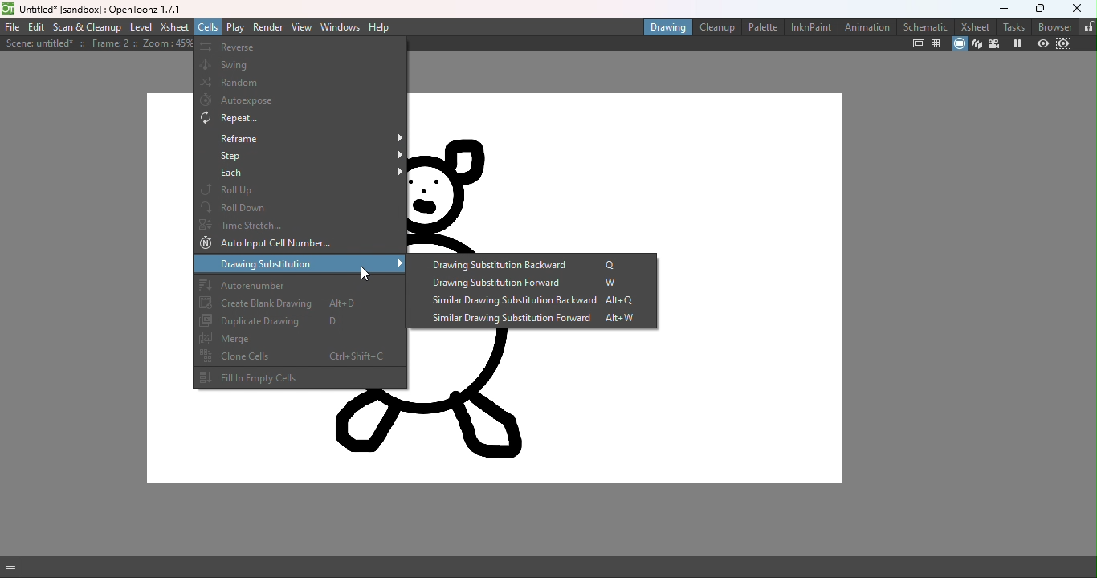 The width and height of the screenshot is (1097, 578). I want to click on untitled” [sandbox] : Upenioonz 1.7.1, so click(104, 8).